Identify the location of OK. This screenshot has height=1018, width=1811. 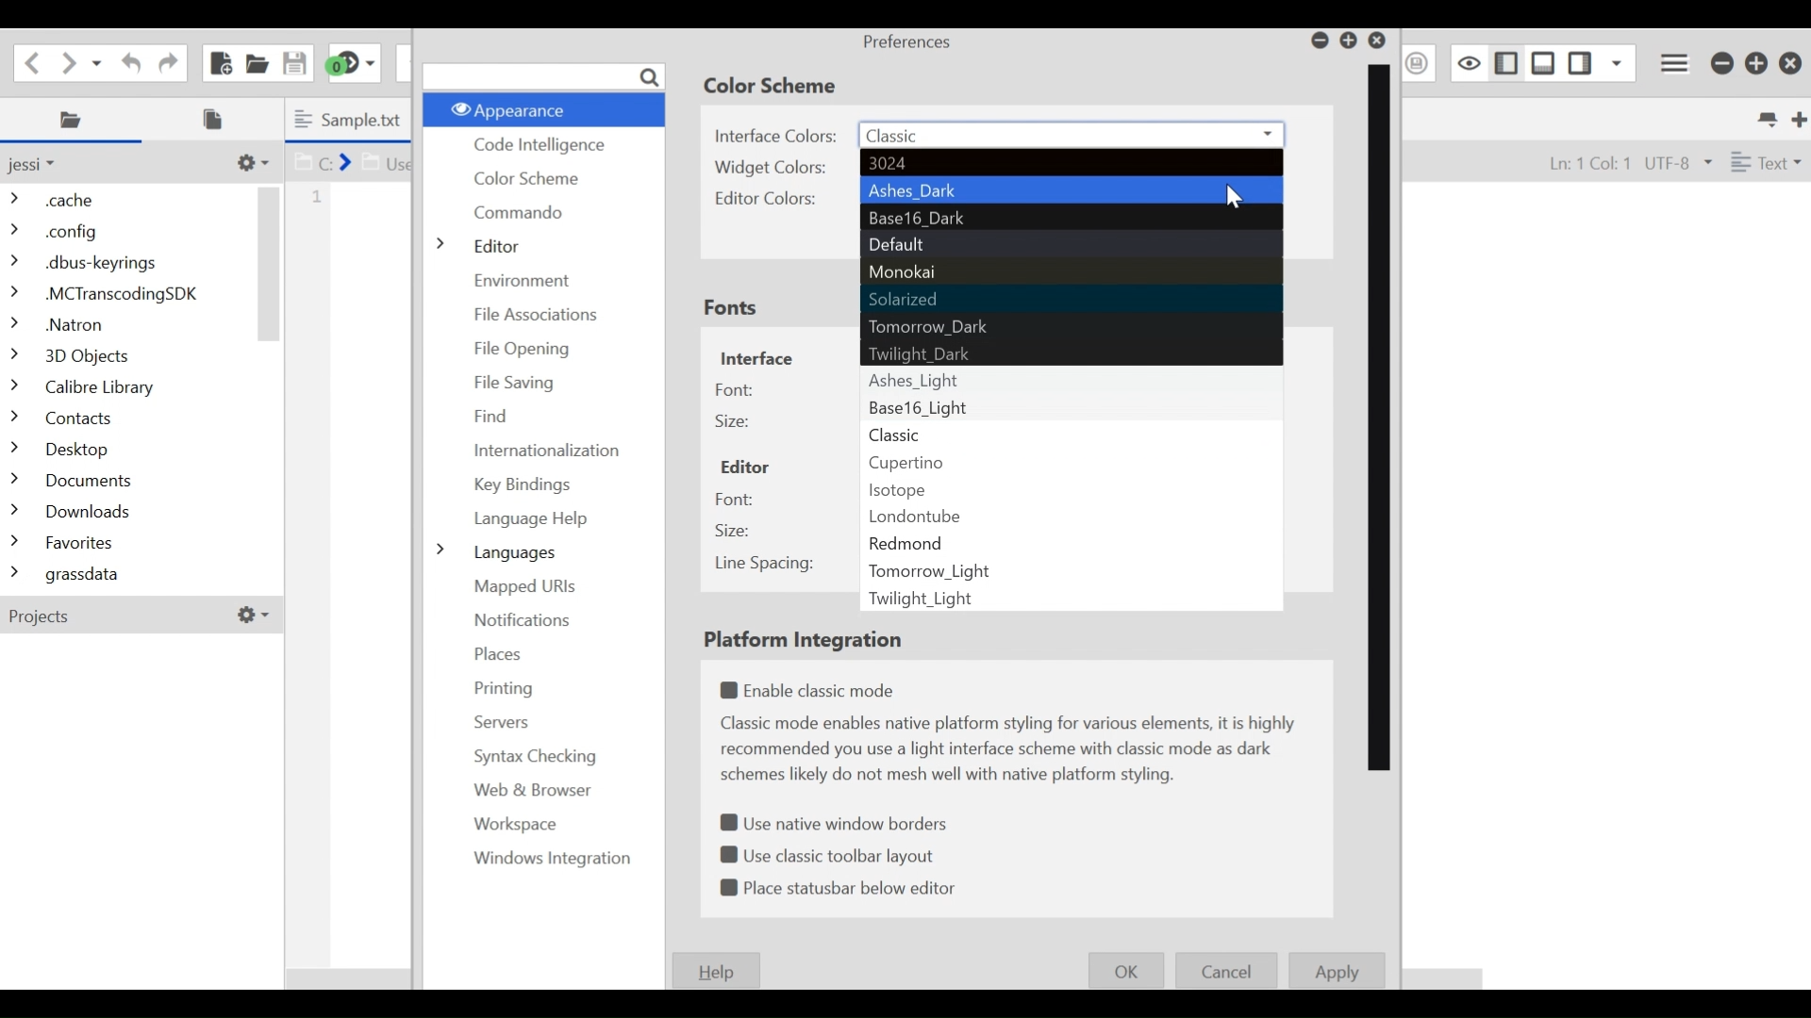
(1126, 969).